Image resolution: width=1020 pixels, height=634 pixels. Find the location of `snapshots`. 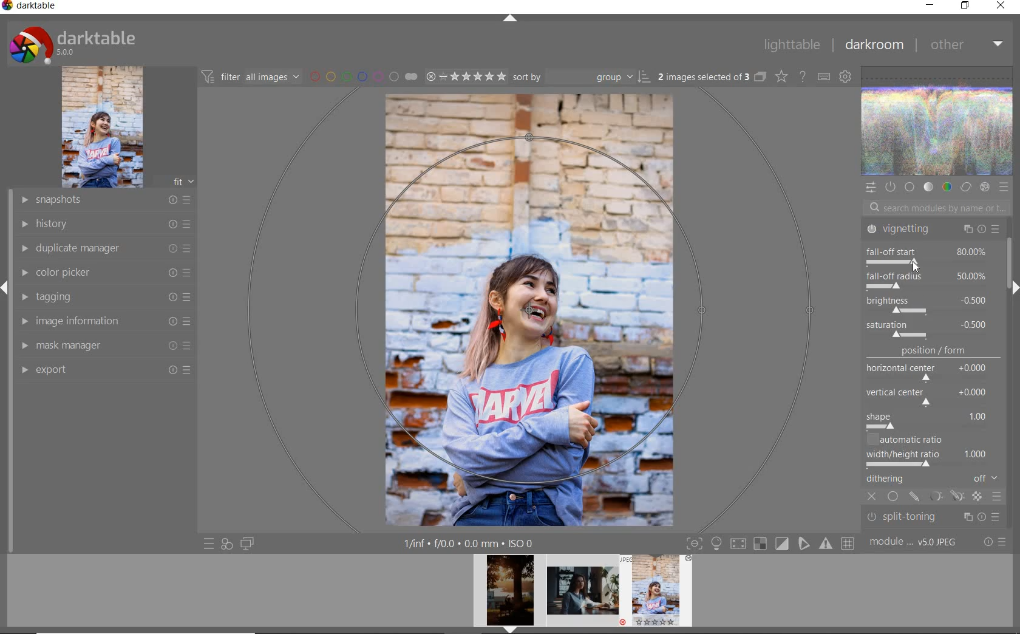

snapshots is located at coordinates (104, 200).